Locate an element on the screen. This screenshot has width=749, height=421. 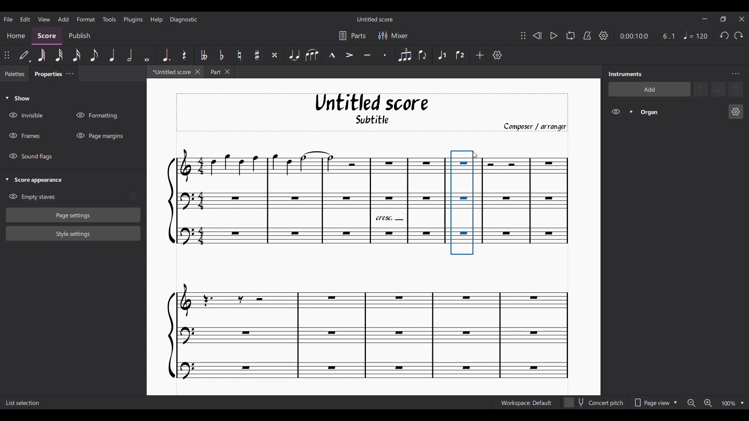
View menu is located at coordinates (44, 19).